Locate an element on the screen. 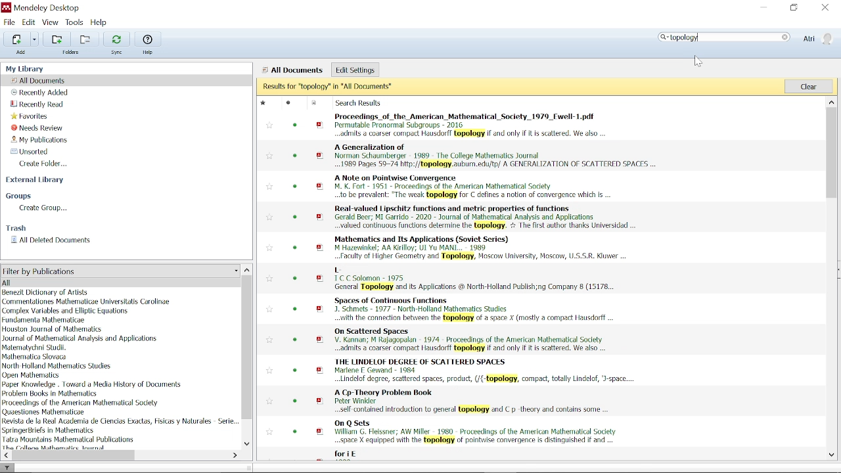  author is located at coordinates (93, 385).